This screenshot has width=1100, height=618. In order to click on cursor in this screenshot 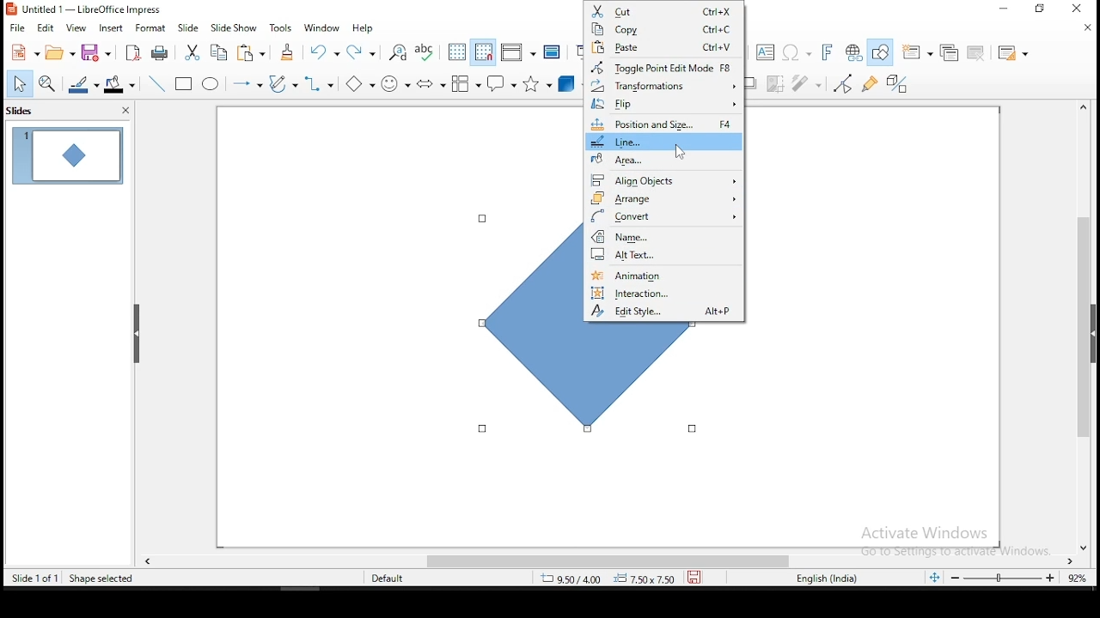, I will do `click(679, 152)`.